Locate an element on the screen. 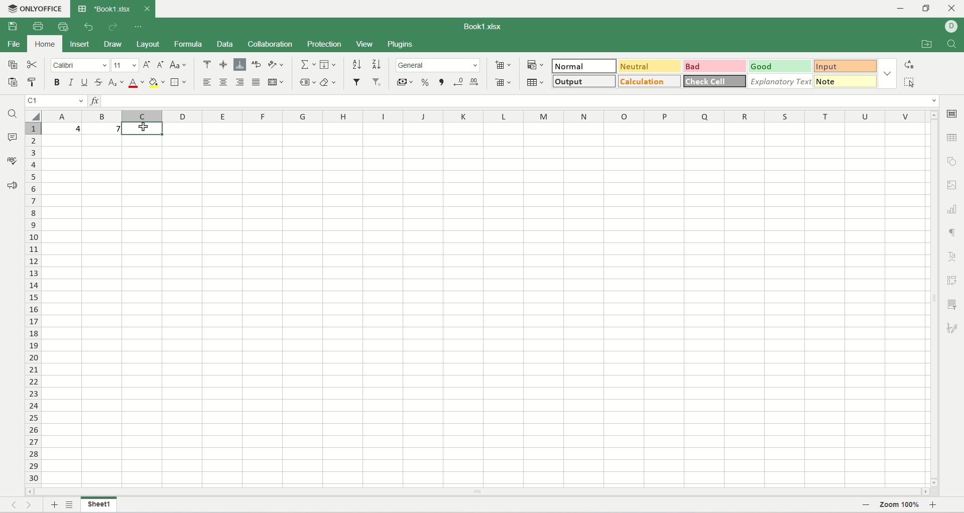 The width and height of the screenshot is (964, 513). chart settiings is located at coordinates (952, 207).